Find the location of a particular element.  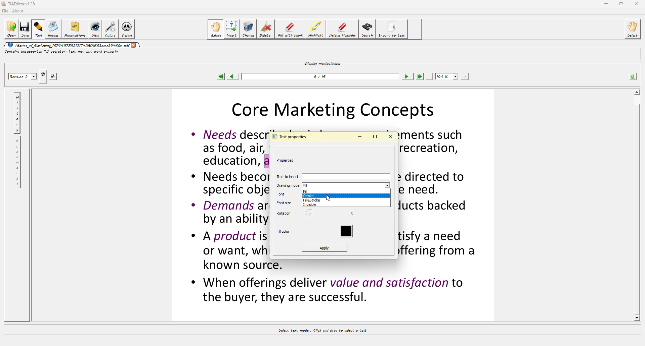

create new revision is located at coordinates (43, 73).